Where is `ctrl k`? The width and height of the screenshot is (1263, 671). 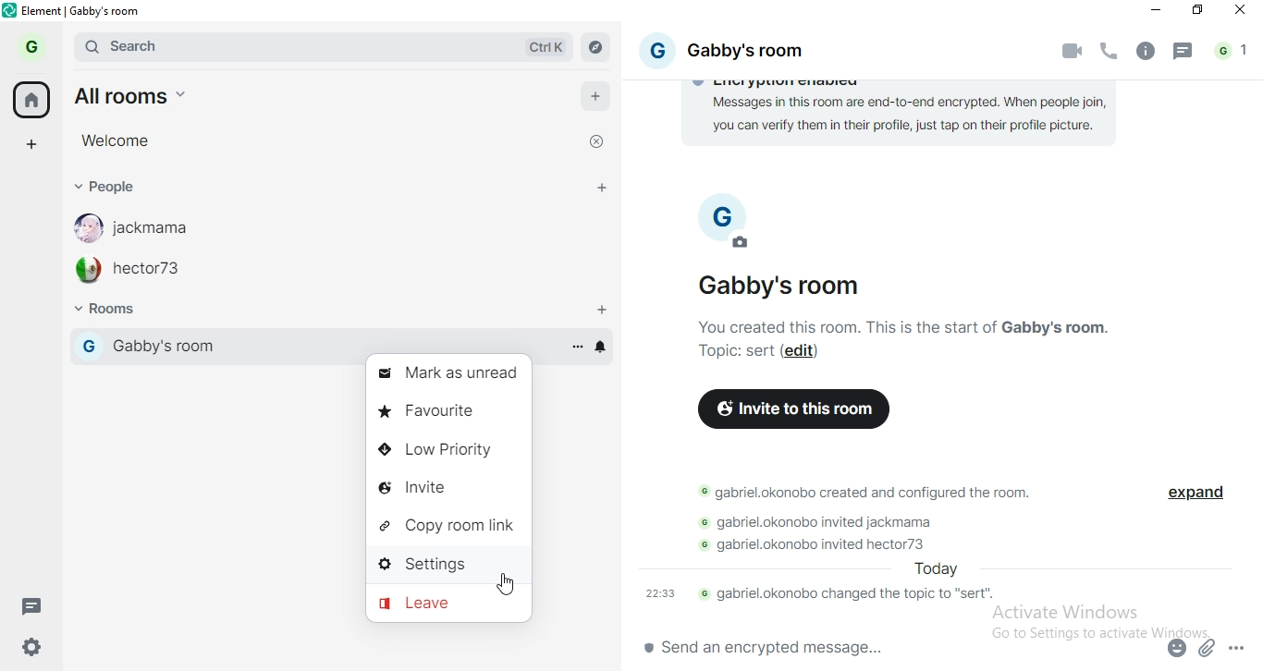 ctrl k is located at coordinates (548, 47).